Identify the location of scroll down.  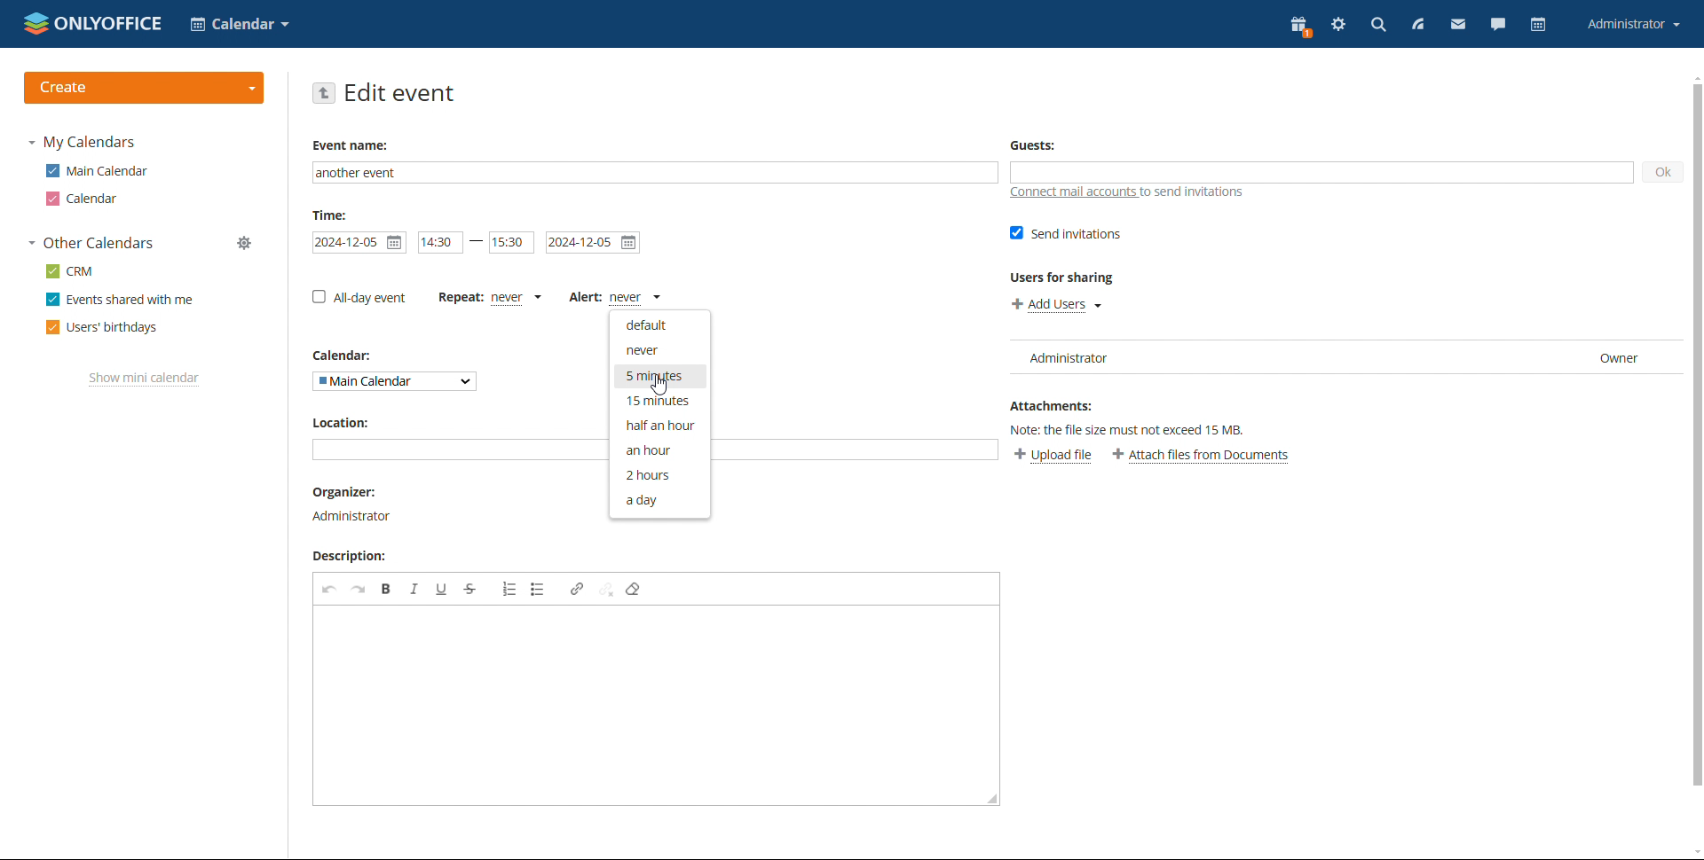
(1693, 852).